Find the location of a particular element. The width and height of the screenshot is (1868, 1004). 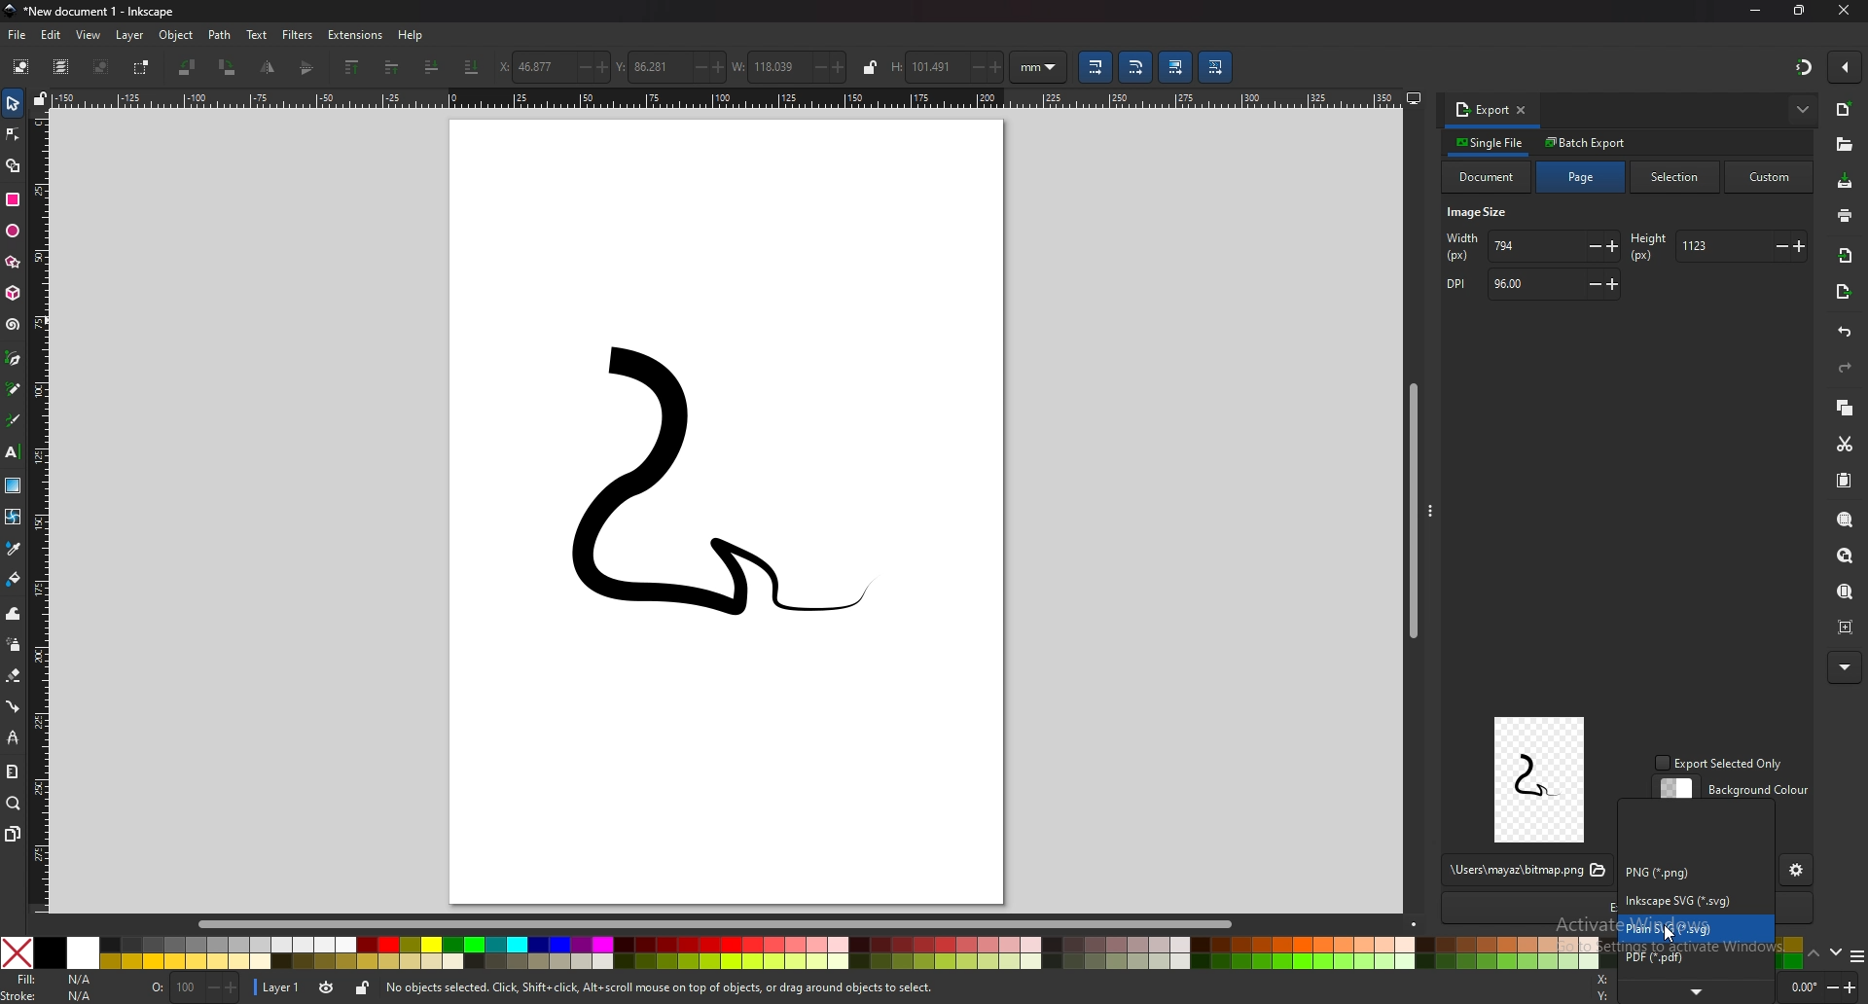

zoom page is located at coordinates (1847, 593).